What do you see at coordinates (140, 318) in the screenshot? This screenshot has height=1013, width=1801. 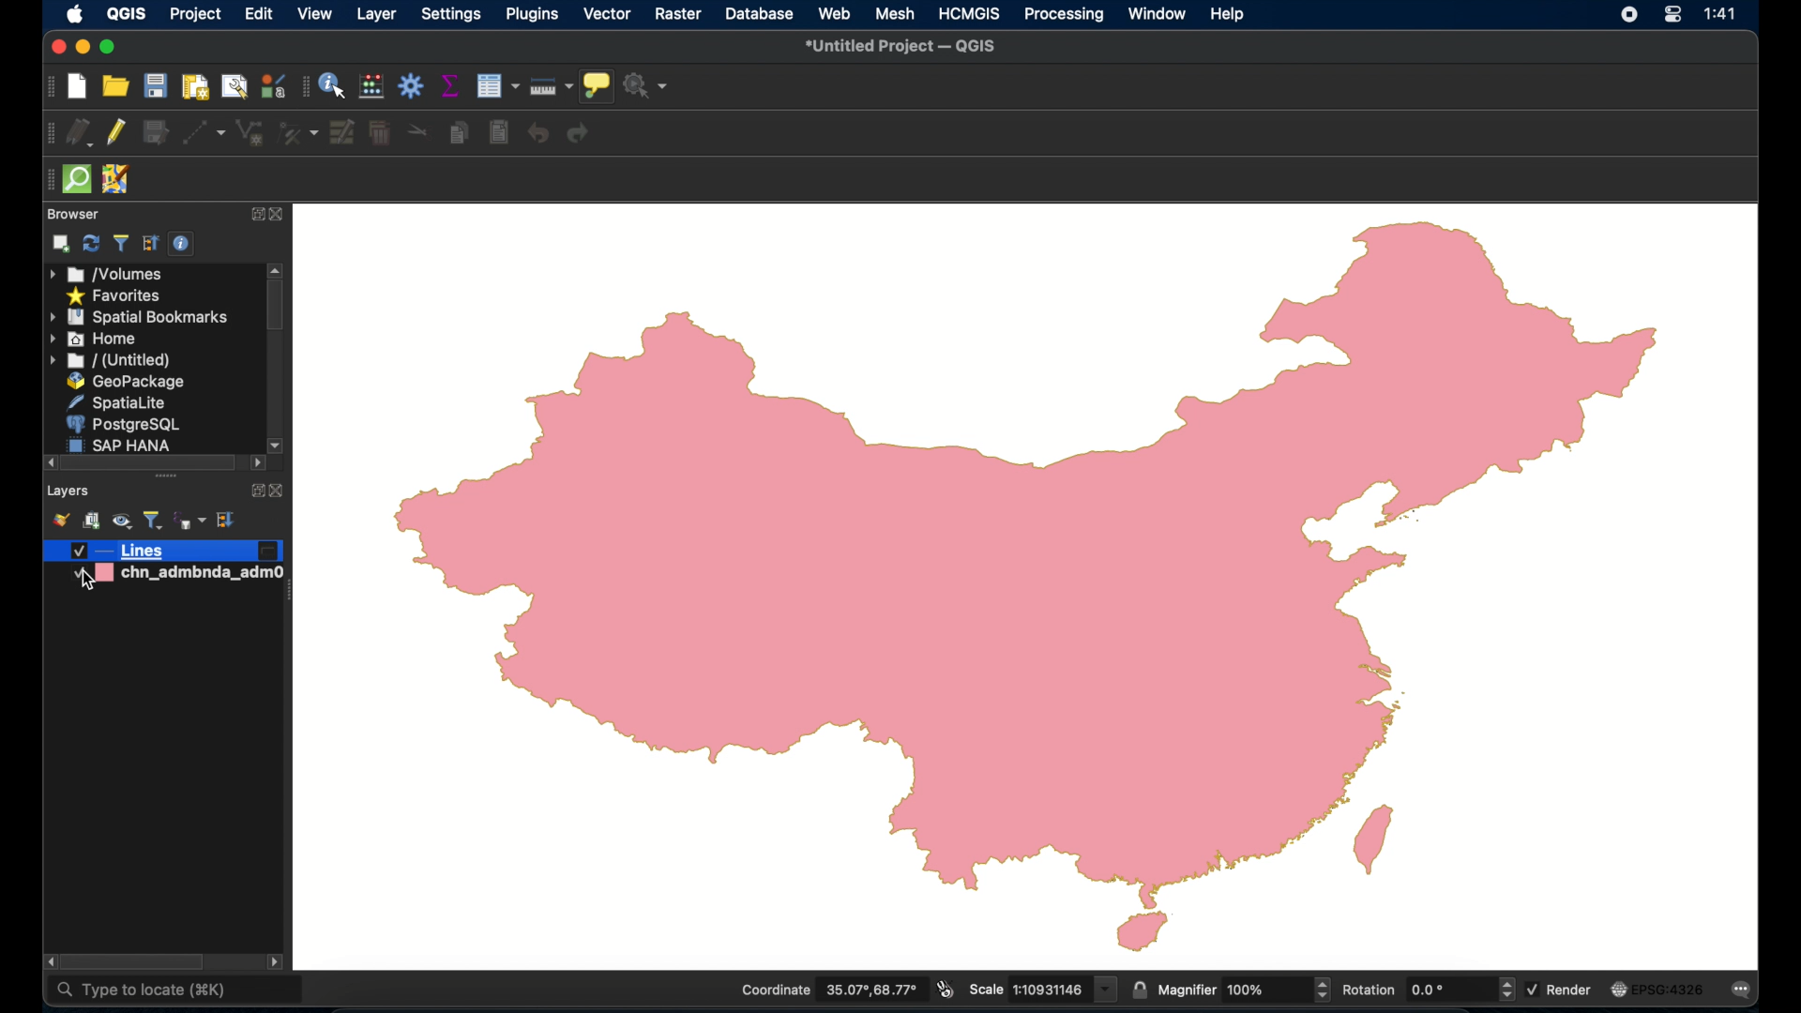 I see `spatial bookmarks` at bounding box center [140, 318].